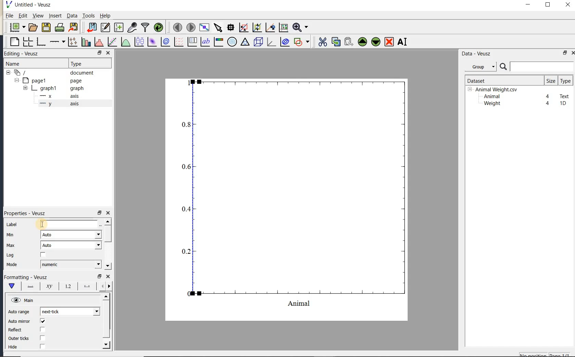  Describe the element at coordinates (482, 67) in the screenshot. I see `Data - Veusz` at that location.